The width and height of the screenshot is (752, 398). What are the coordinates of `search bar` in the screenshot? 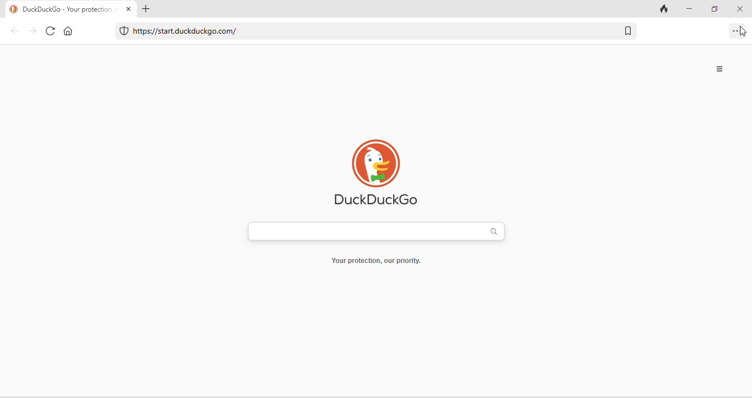 It's located at (374, 232).